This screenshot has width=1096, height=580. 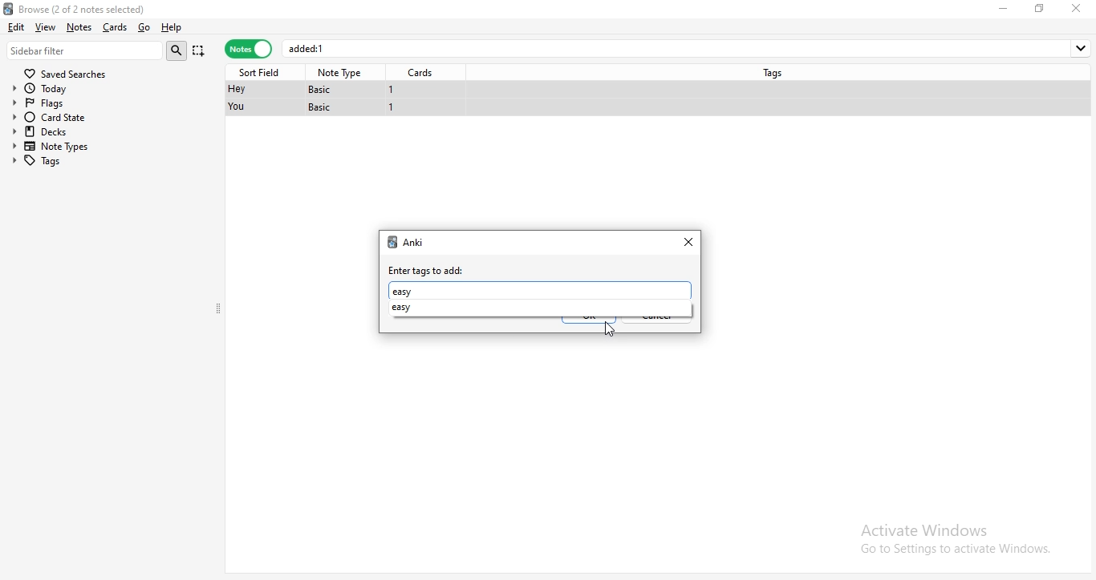 What do you see at coordinates (52, 160) in the screenshot?
I see `tags` at bounding box center [52, 160].